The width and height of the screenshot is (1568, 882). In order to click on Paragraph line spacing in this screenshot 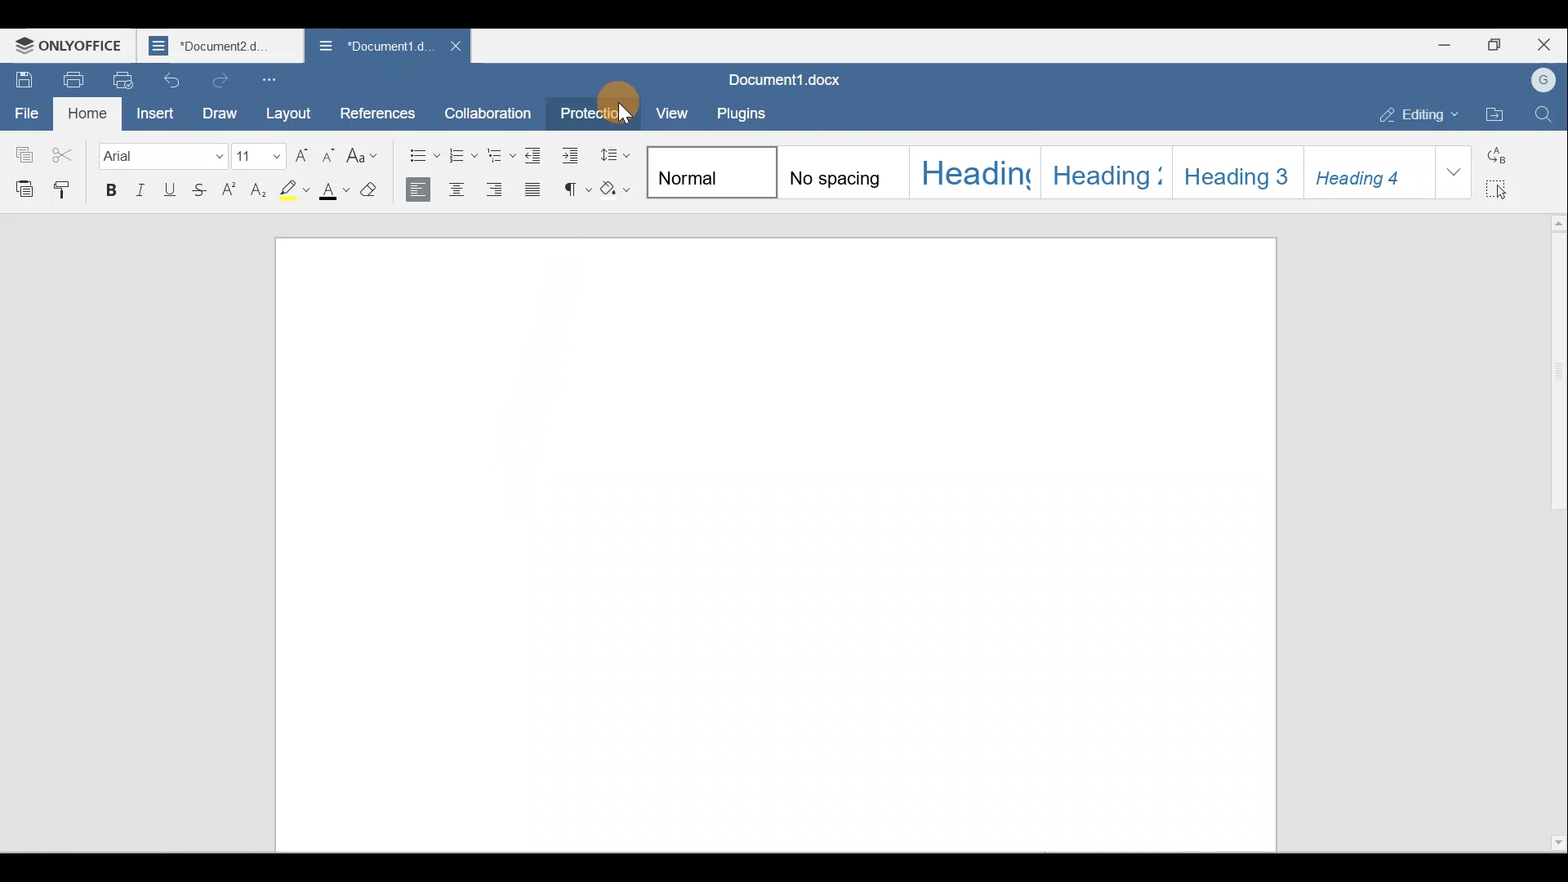, I will do `click(617, 152)`.